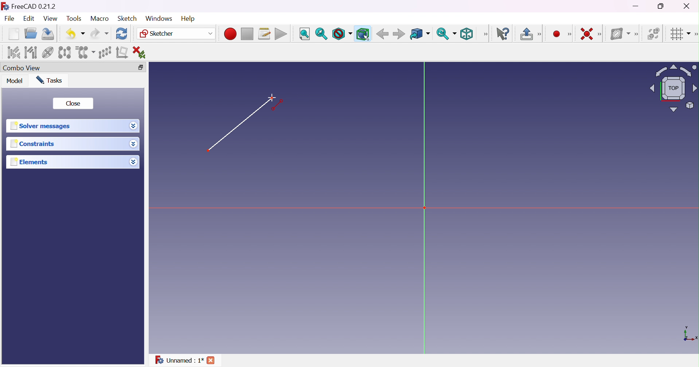  What do you see at coordinates (679, 35) in the screenshot?
I see `Toggle grid` at bounding box center [679, 35].